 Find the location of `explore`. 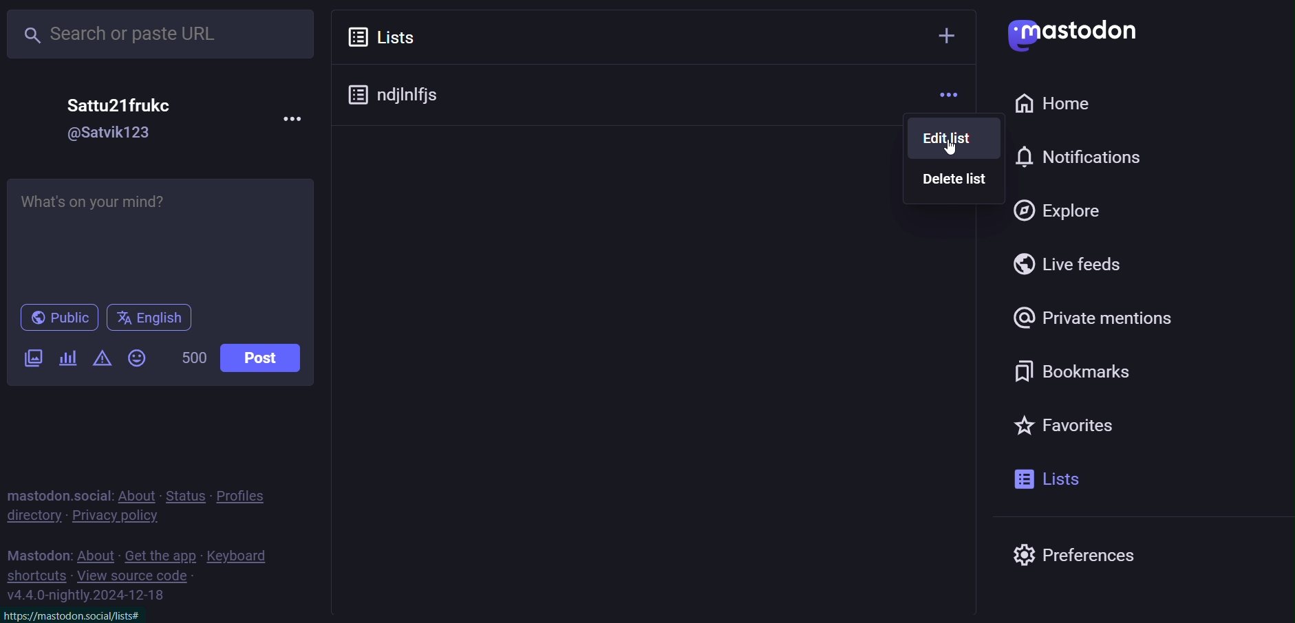

explore is located at coordinates (1056, 210).